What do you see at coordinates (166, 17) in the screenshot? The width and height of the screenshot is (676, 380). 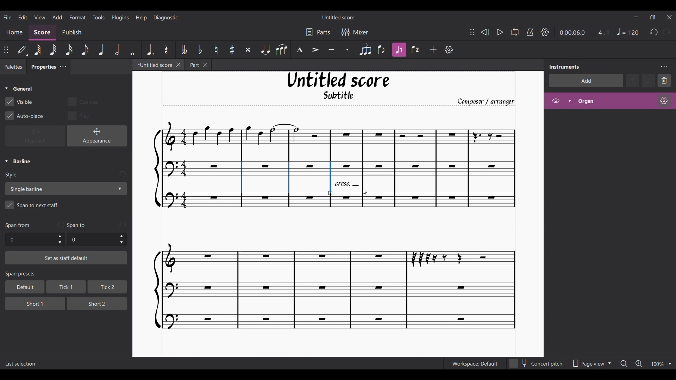 I see `Diagnostic menu` at bounding box center [166, 17].